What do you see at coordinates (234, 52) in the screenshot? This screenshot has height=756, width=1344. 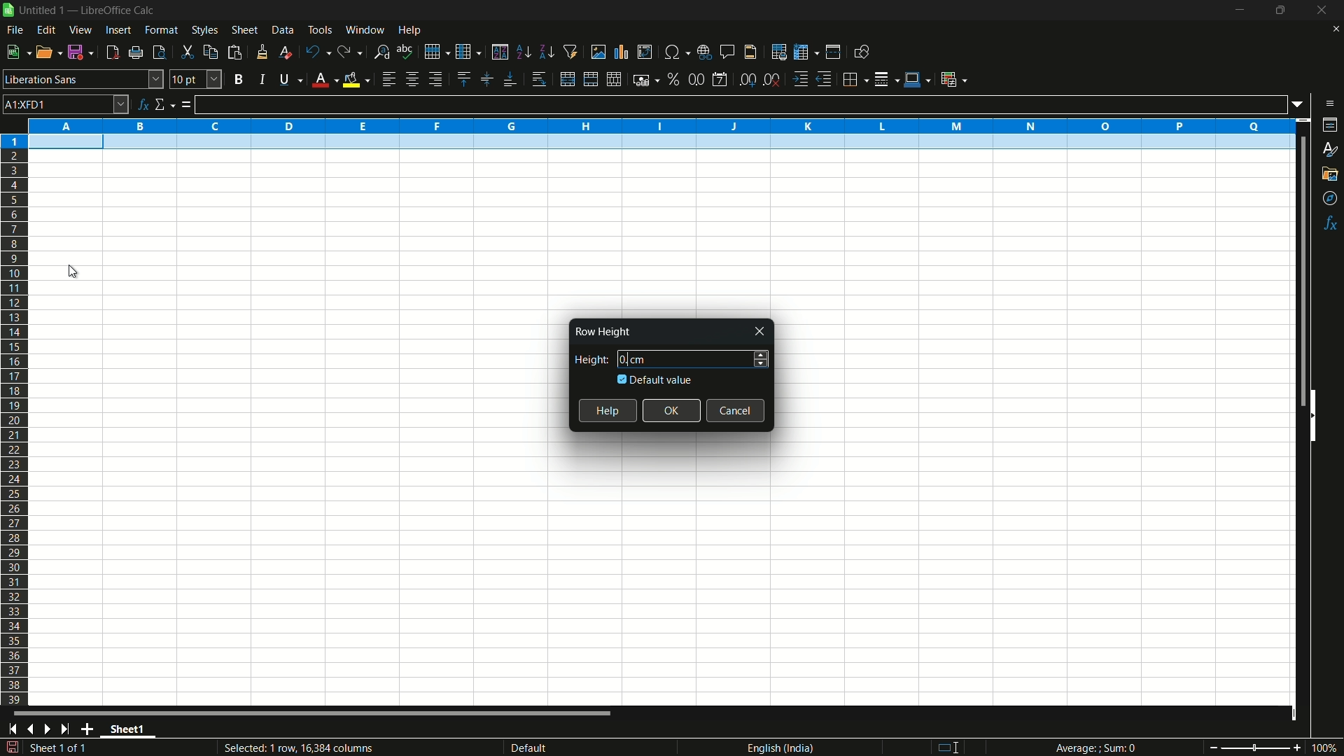 I see `paste` at bounding box center [234, 52].